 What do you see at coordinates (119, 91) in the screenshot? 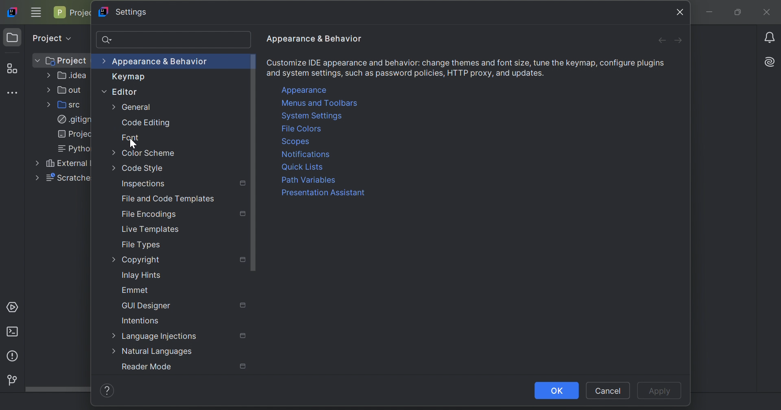
I see `Editor` at bounding box center [119, 91].